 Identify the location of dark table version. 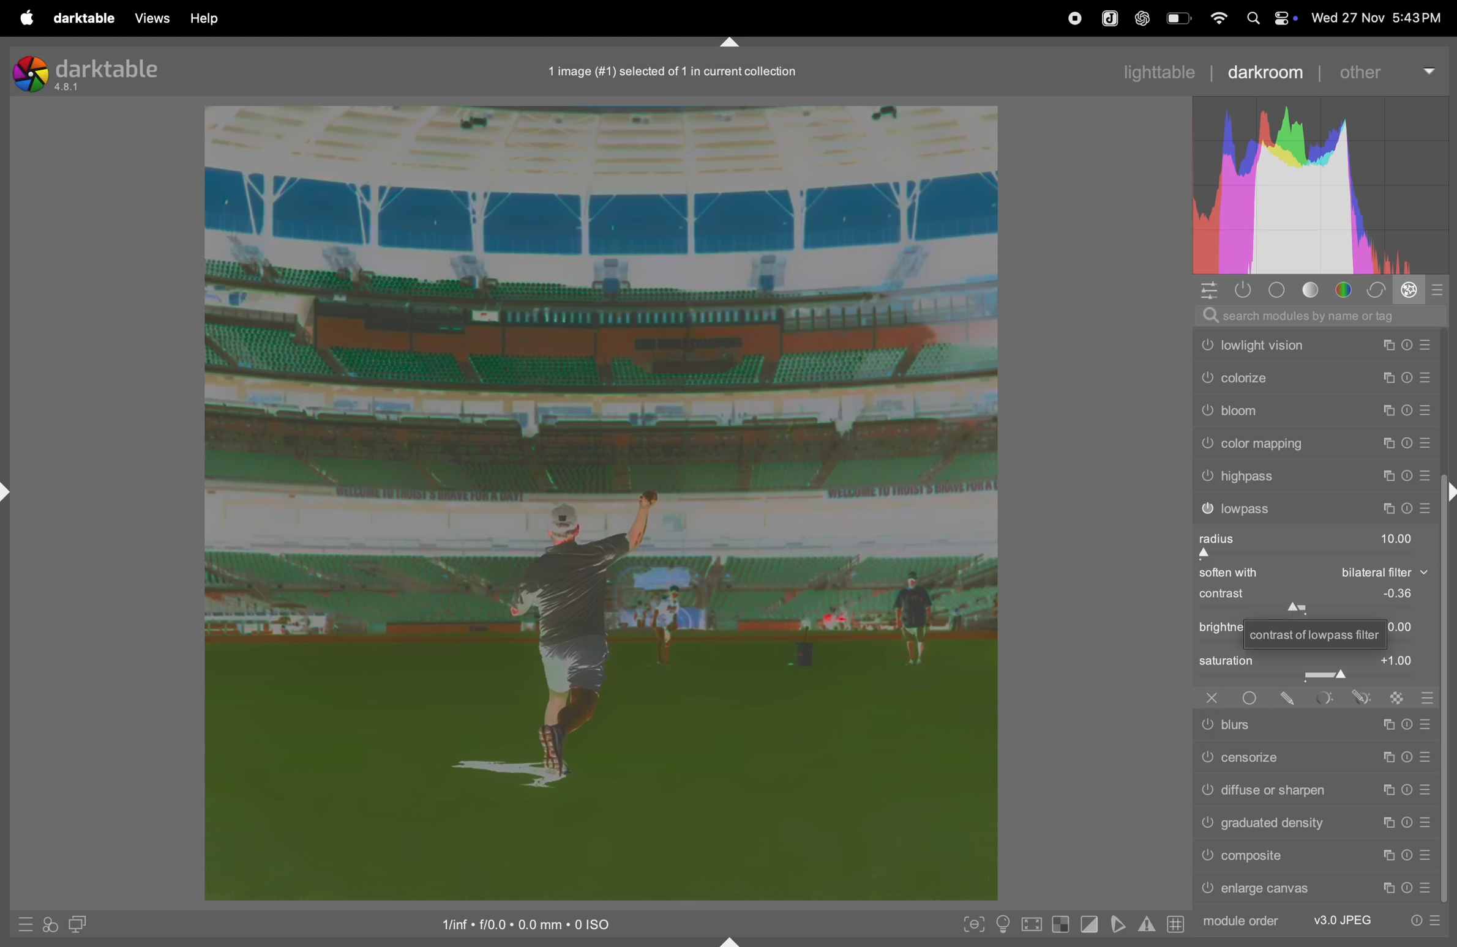
(88, 72).